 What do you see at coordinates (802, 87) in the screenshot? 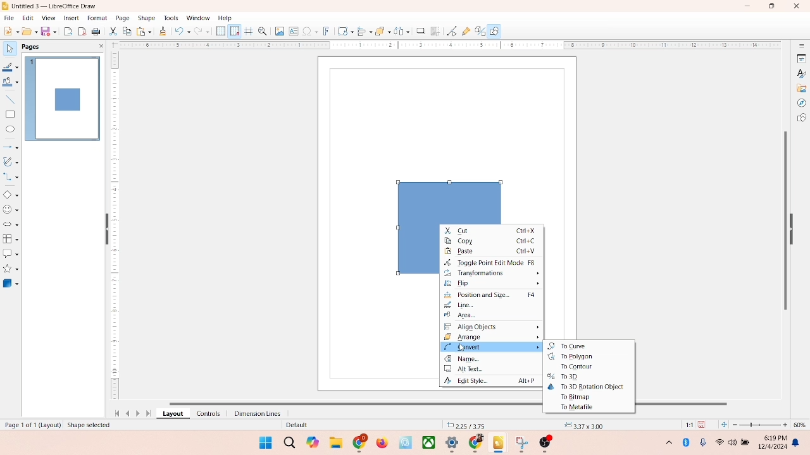
I see `gallery` at bounding box center [802, 87].